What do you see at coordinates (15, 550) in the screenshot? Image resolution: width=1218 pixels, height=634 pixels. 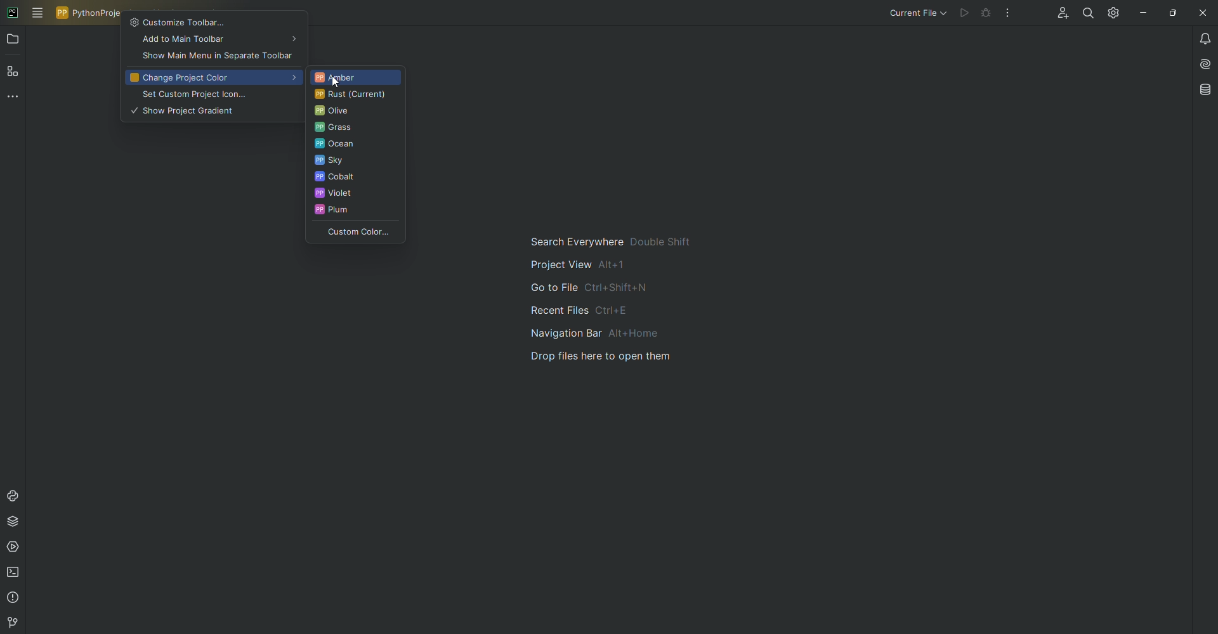 I see `Services` at bounding box center [15, 550].